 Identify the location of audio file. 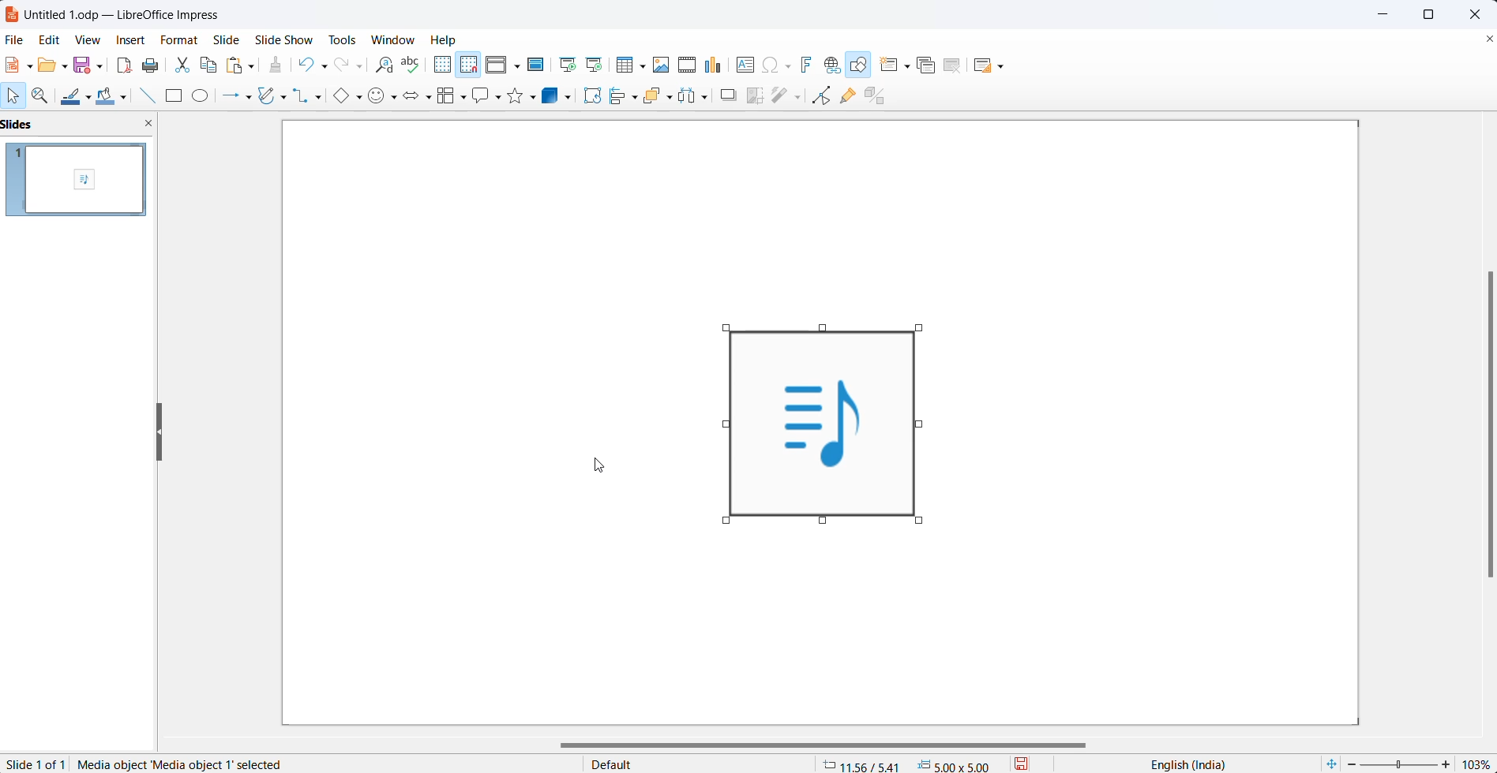
(818, 423).